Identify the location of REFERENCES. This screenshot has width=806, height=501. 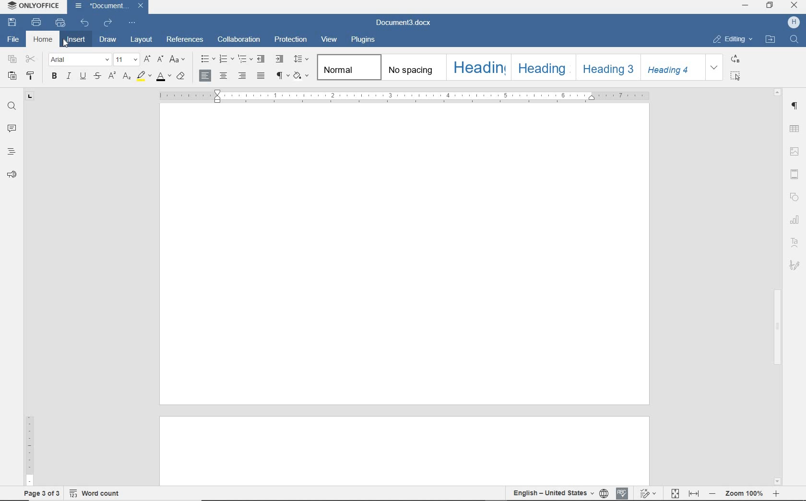
(185, 40).